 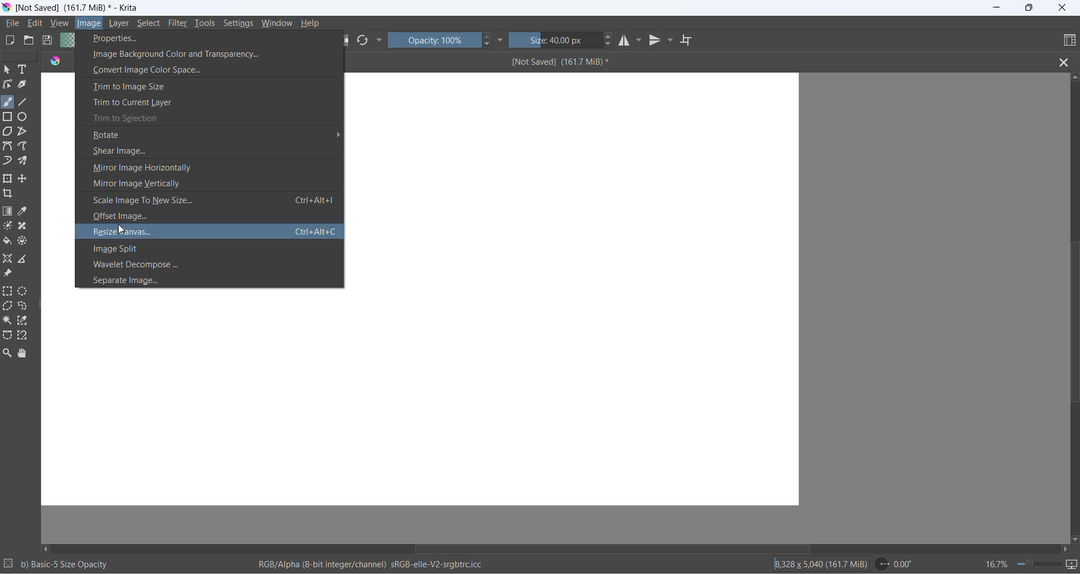 What do you see at coordinates (24, 322) in the screenshot?
I see `similar color selection tool` at bounding box center [24, 322].